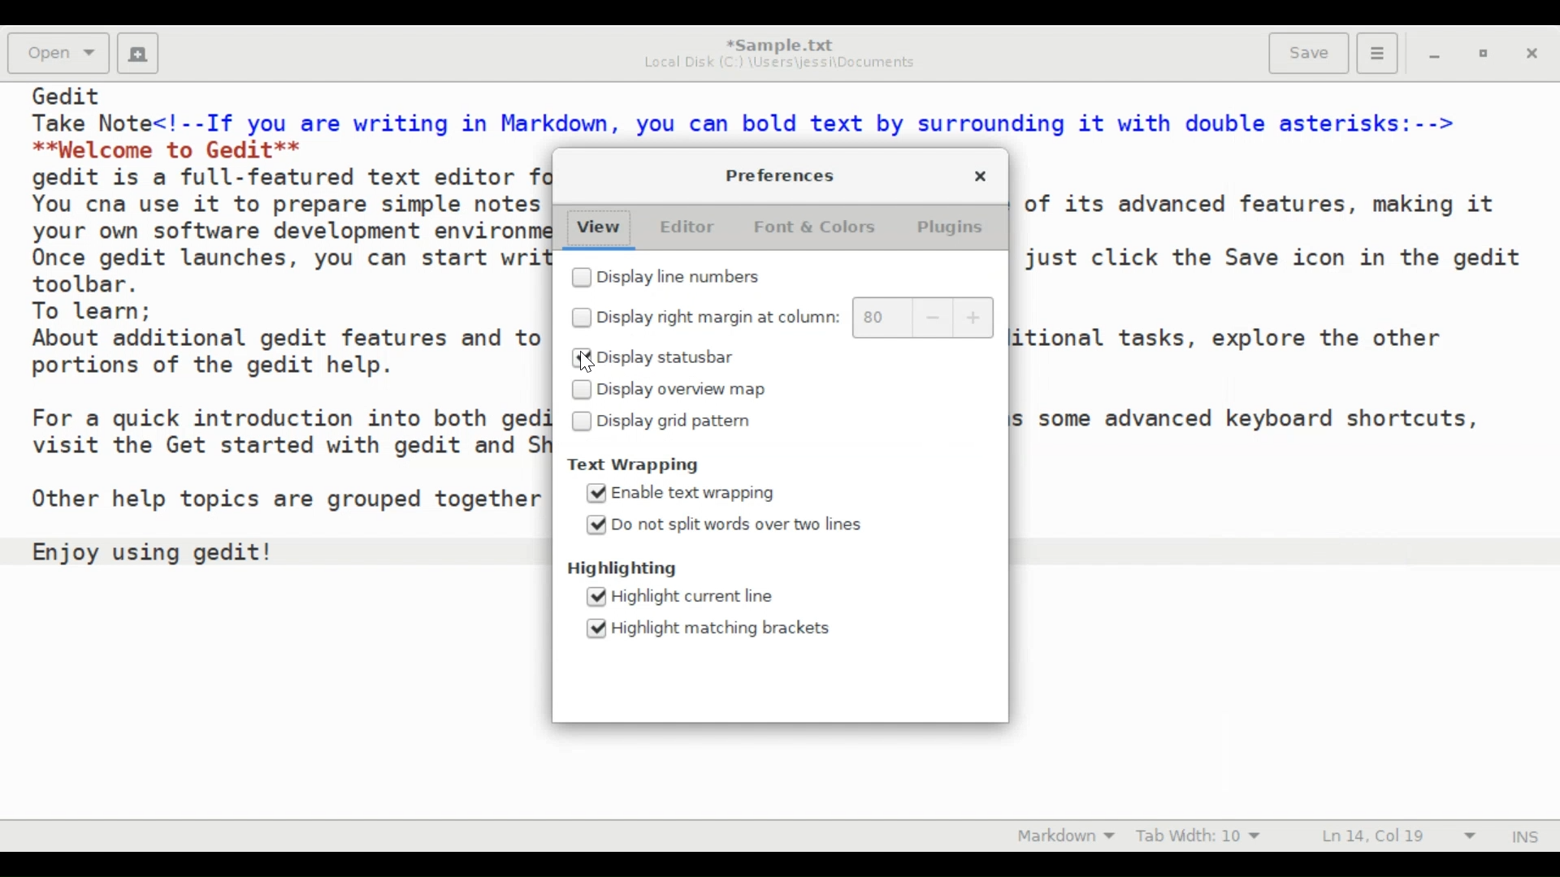 Image resolution: width=1560 pixels, height=877 pixels. I want to click on Local Disk (C:) \Users\jessi\Documents, so click(786, 63).